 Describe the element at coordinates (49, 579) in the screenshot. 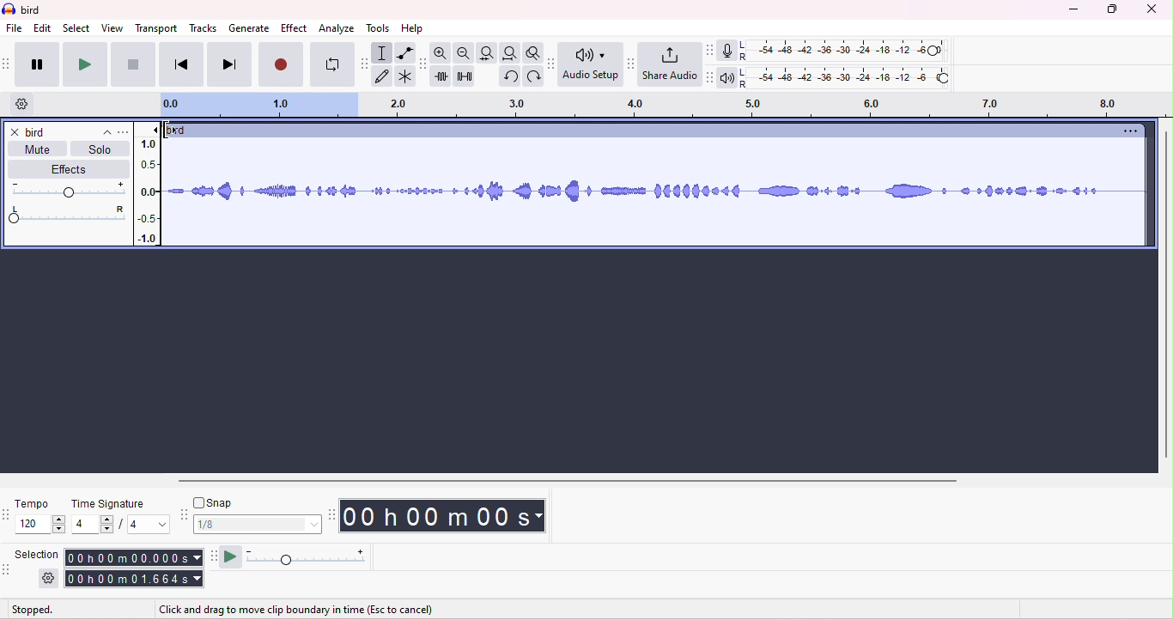

I see `selection options` at that location.